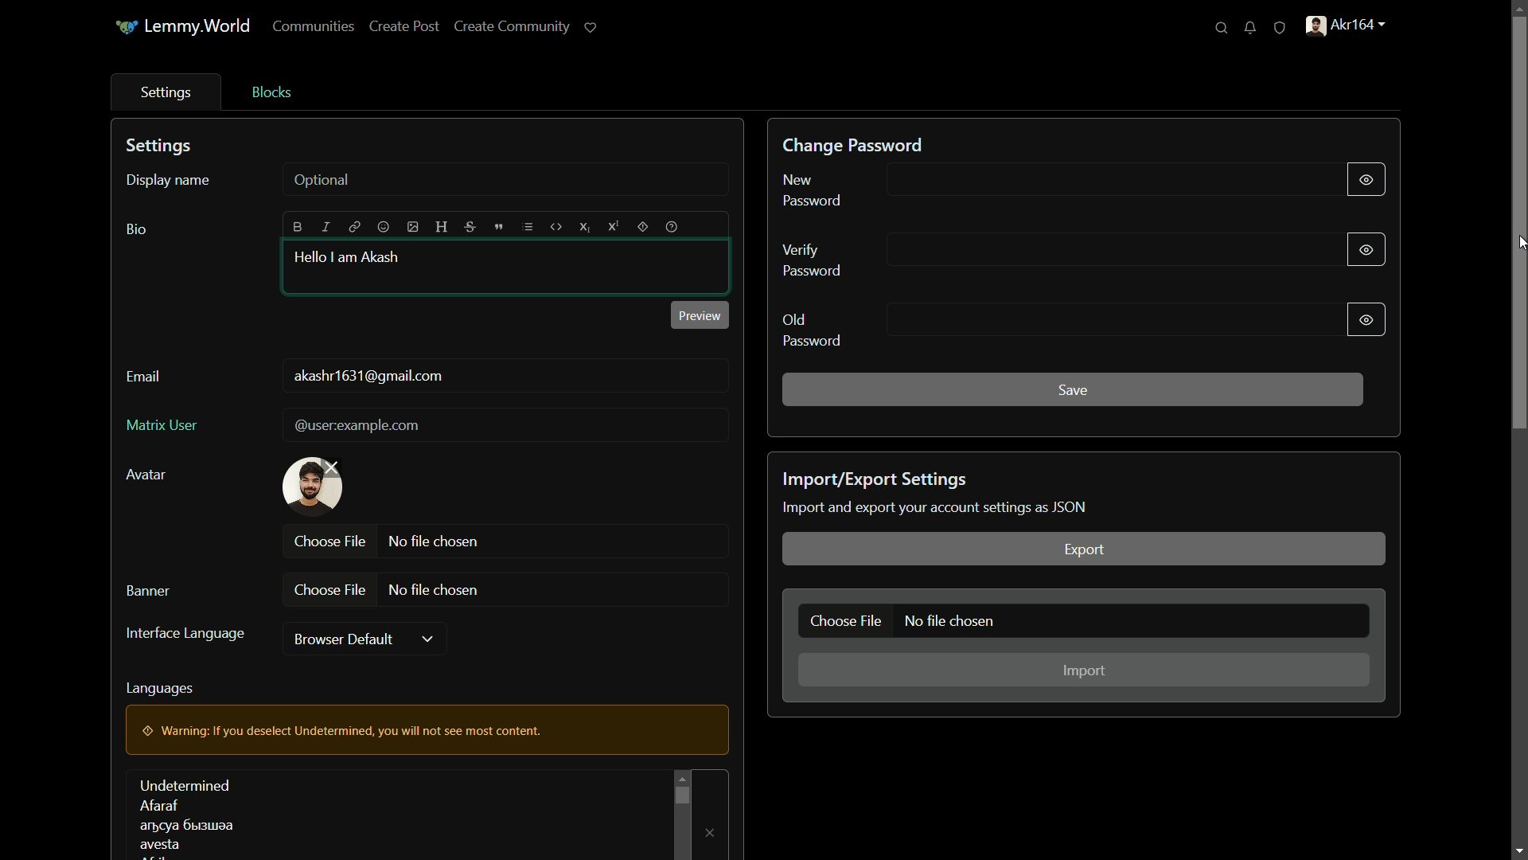 This screenshot has width=1528, height=860. What do you see at coordinates (1365, 251) in the screenshot?
I see `show/hide` at bounding box center [1365, 251].